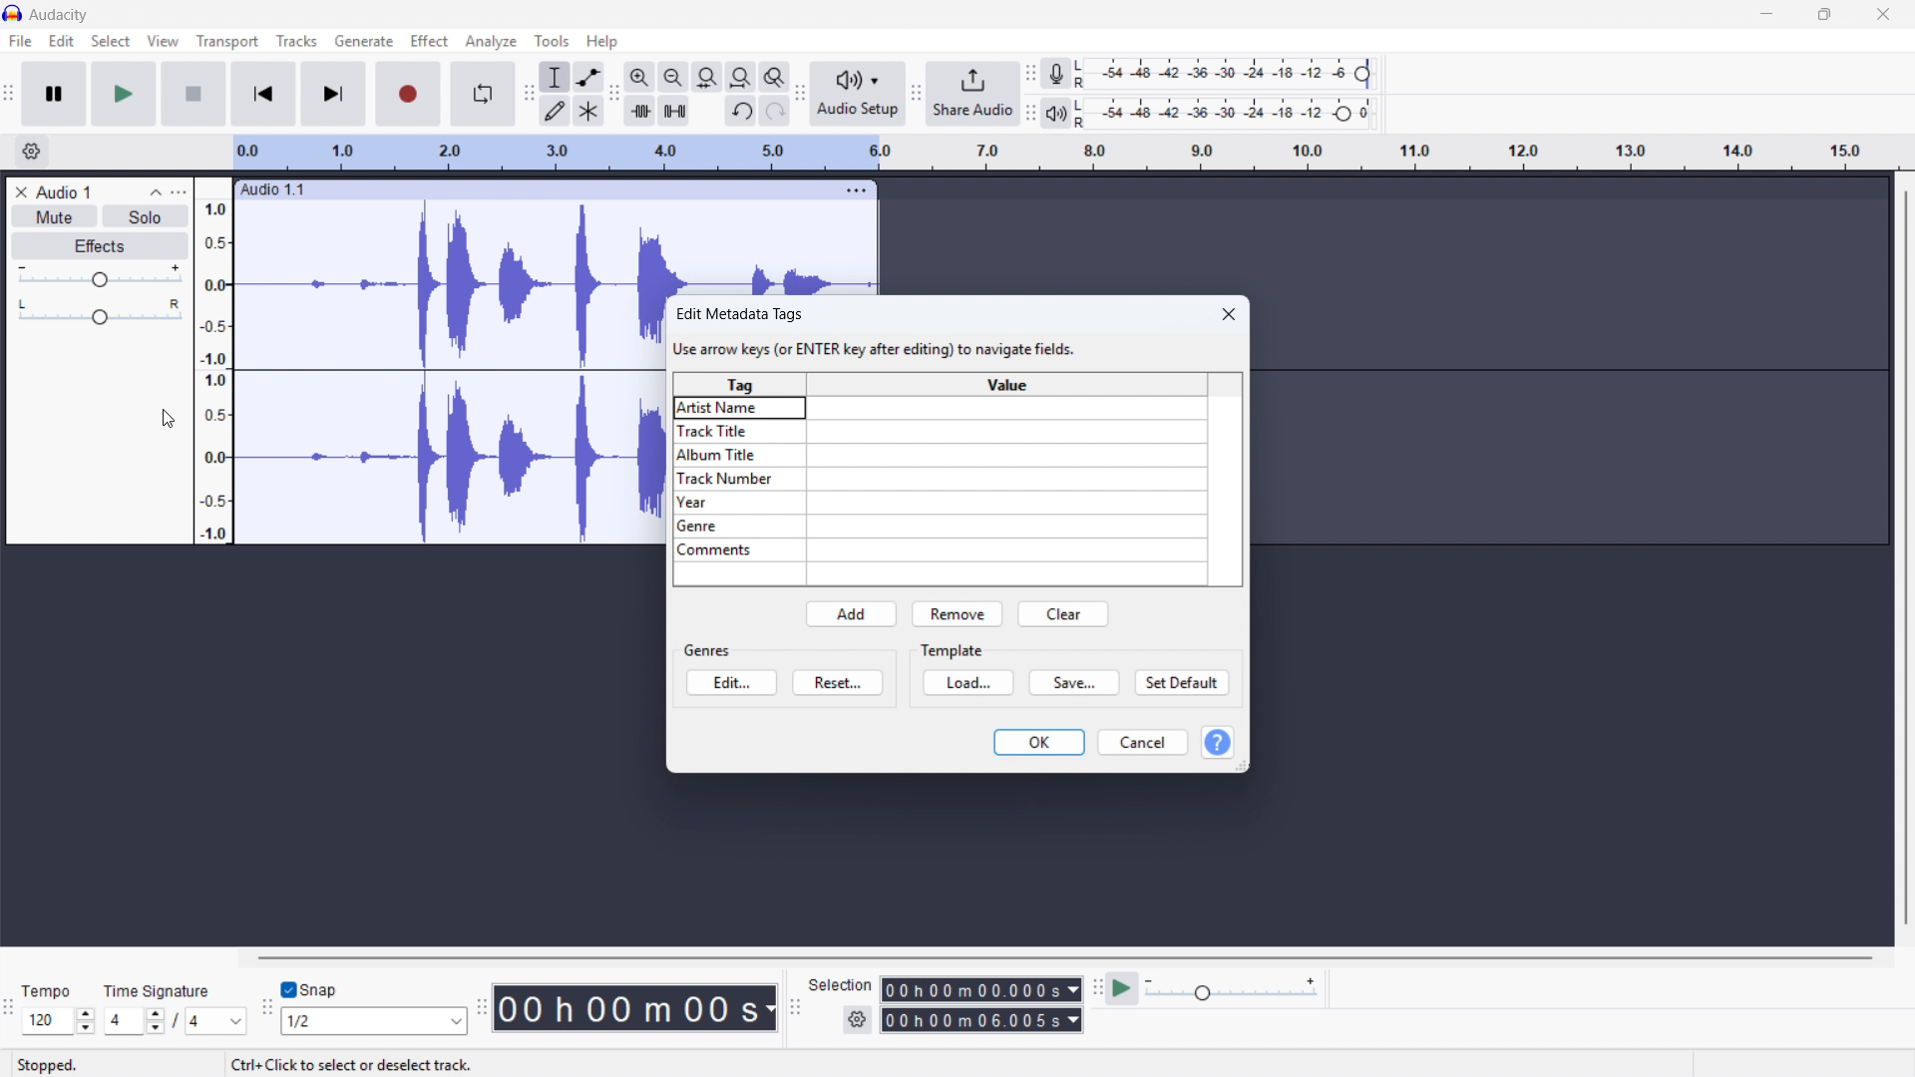 This screenshot has width=1915, height=1077. What do you see at coordinates (1062, 615) in the screenshot?
I see `clear` at bounding box center [1062, 615].